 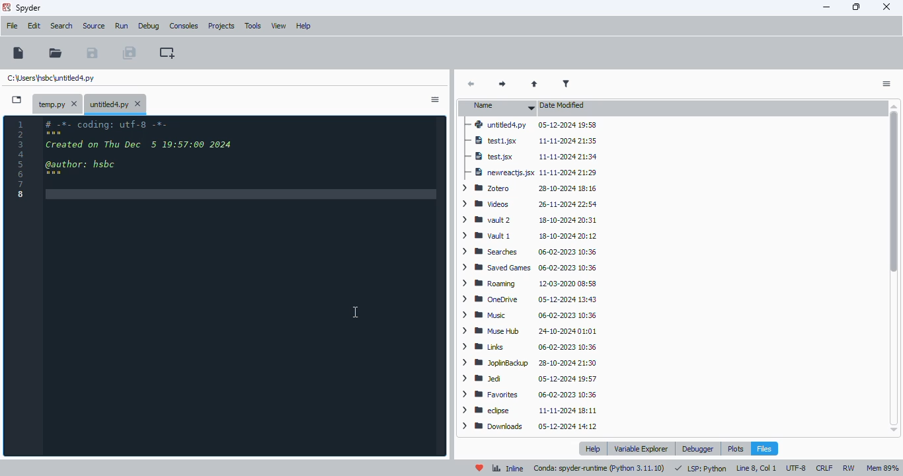 What do you see at coordinates (491, 157) in the screenshot?
I see `test.jsx` at bounding box center [491, 157].